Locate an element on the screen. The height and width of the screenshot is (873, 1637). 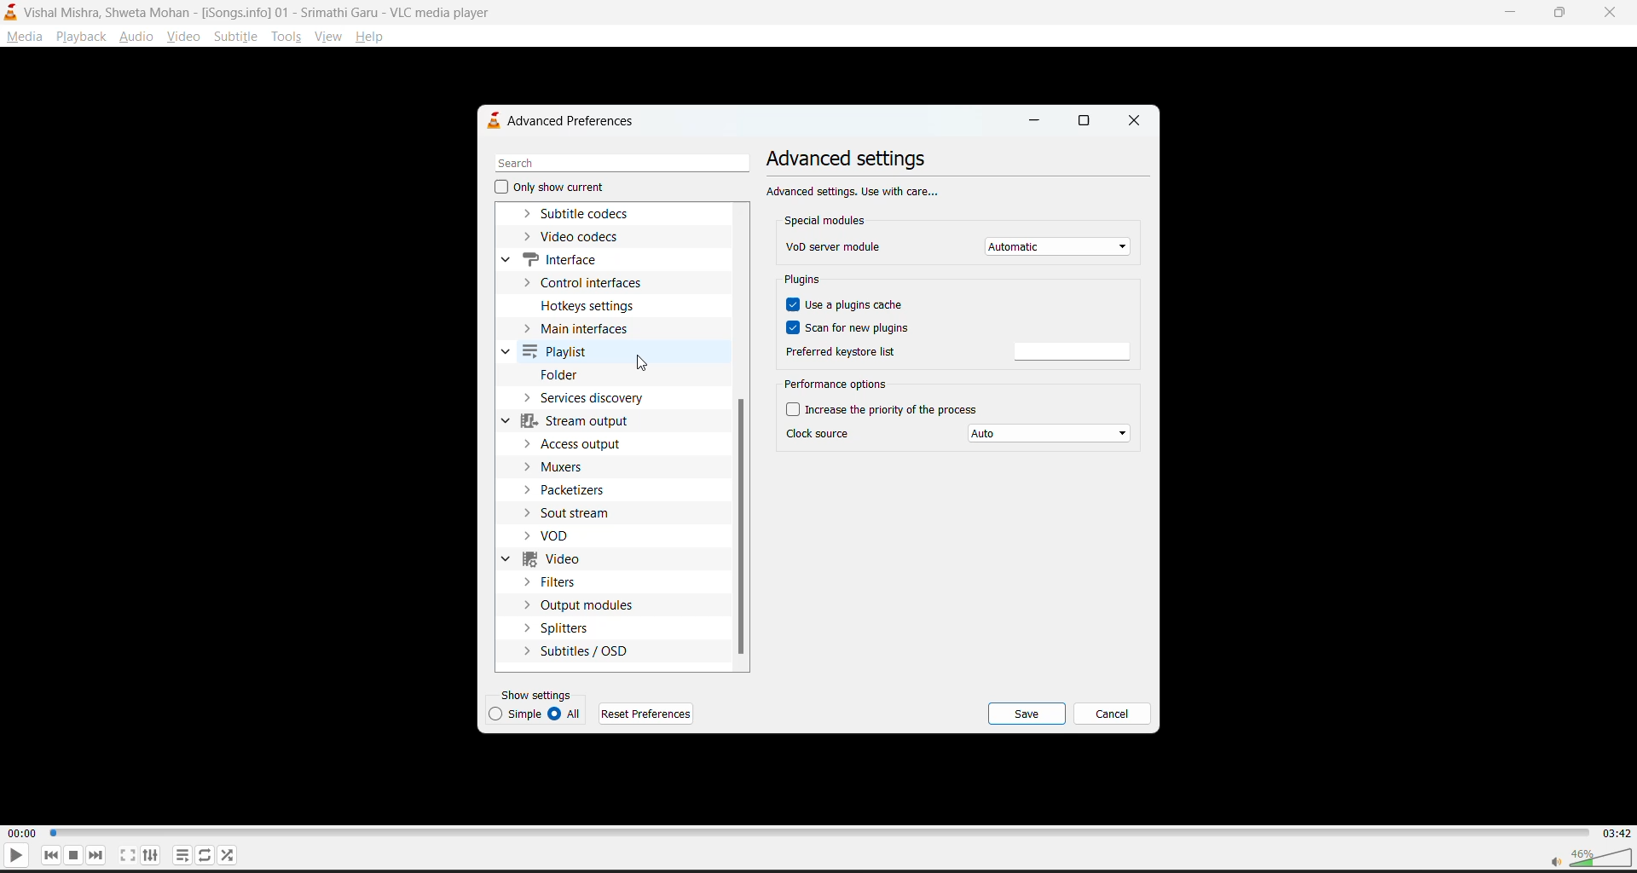
save is located at coordinates (1031, 713).